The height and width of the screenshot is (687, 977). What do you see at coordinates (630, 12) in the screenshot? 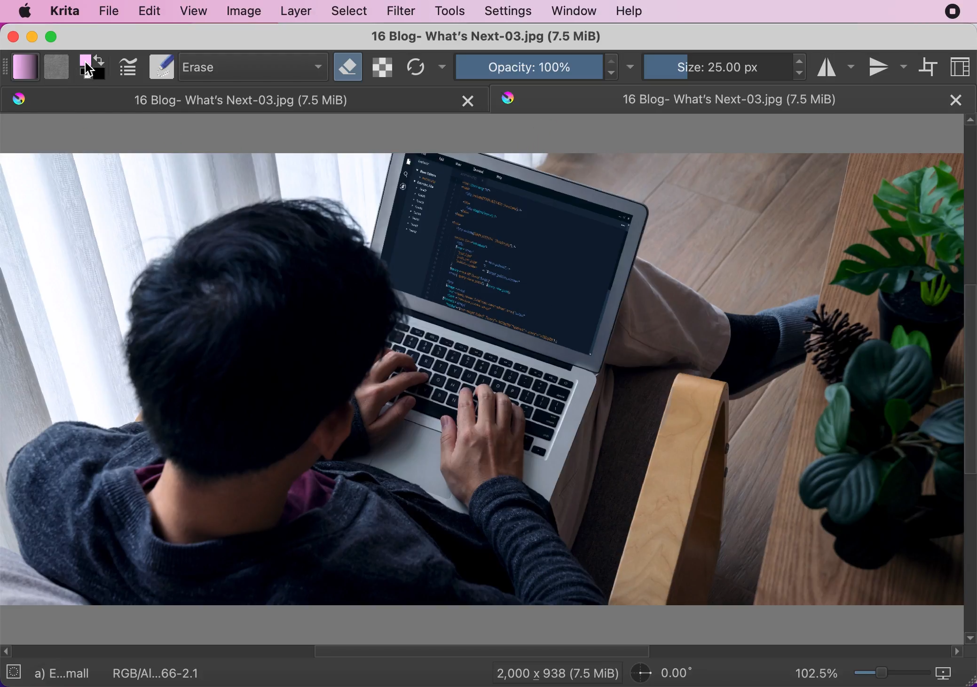
I see `help` at bounding box center [630, 12].